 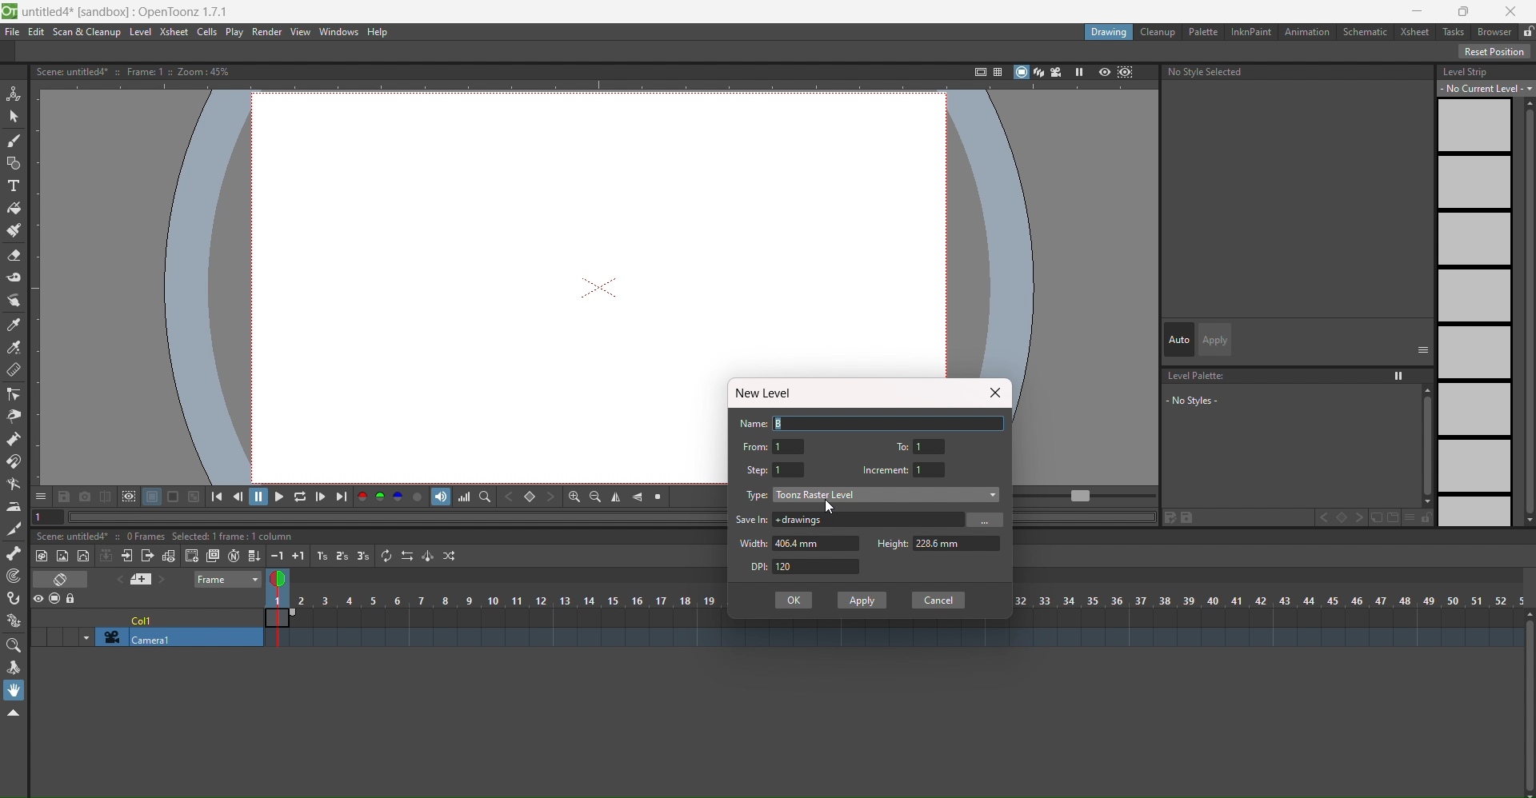 I want to click on play, so click(x=235, y=33).